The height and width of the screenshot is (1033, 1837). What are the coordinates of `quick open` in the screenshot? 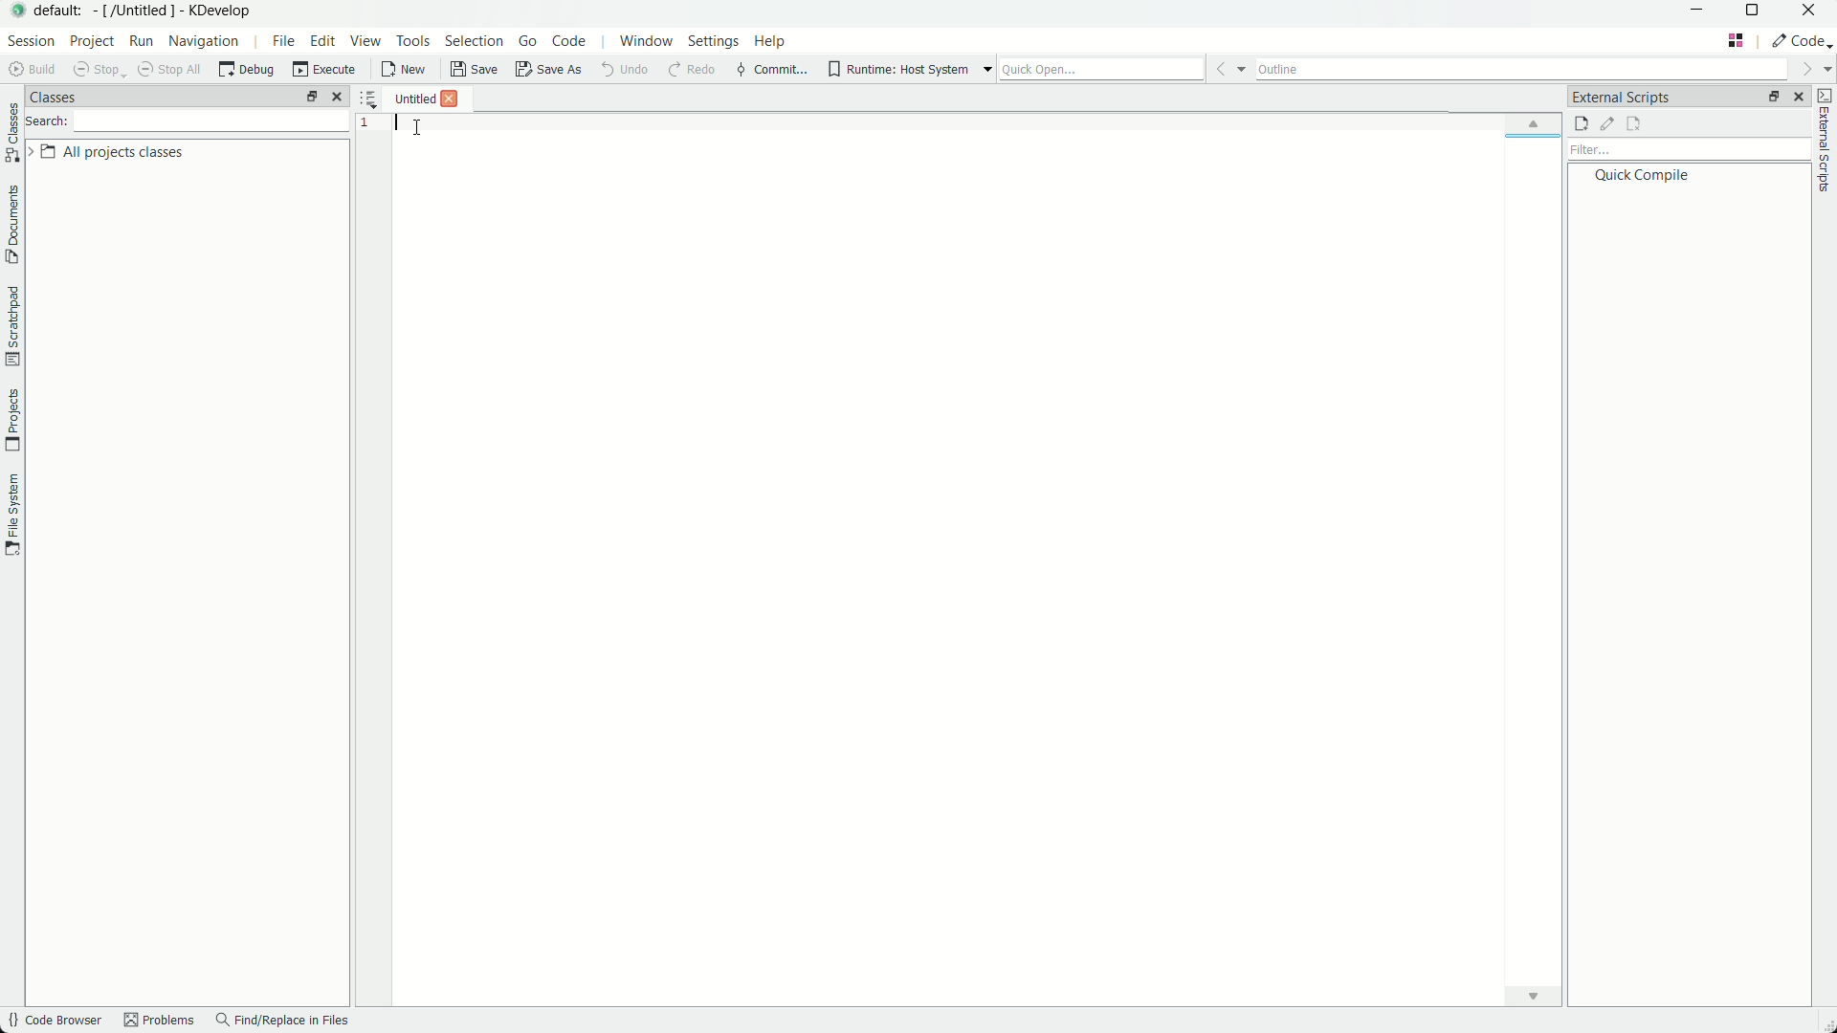 It's located at (1122, 70).